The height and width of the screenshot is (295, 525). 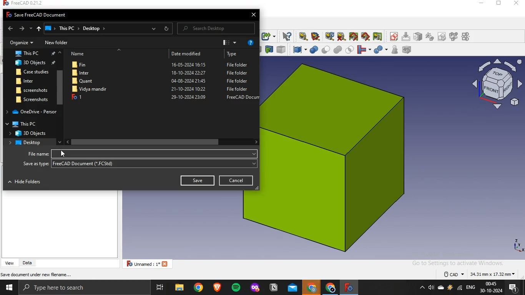 I want to click on Quant, so click(x=160, y=82).